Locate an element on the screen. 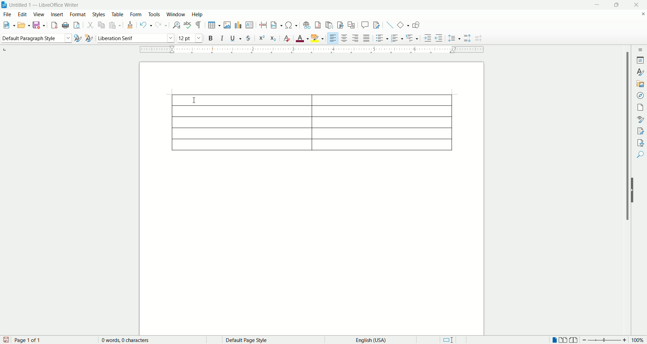 This screenshot has height=344, width=647. paste is located at coordinates (115, 25).